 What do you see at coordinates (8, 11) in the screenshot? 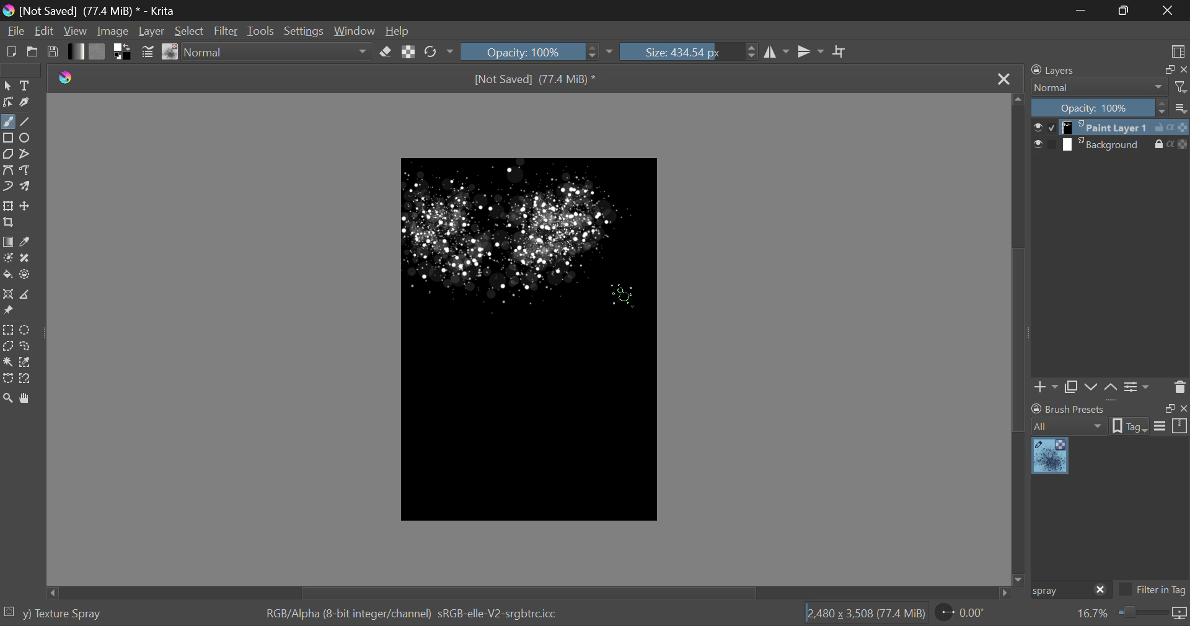
I see `logo` at bounding box center [8, 11].